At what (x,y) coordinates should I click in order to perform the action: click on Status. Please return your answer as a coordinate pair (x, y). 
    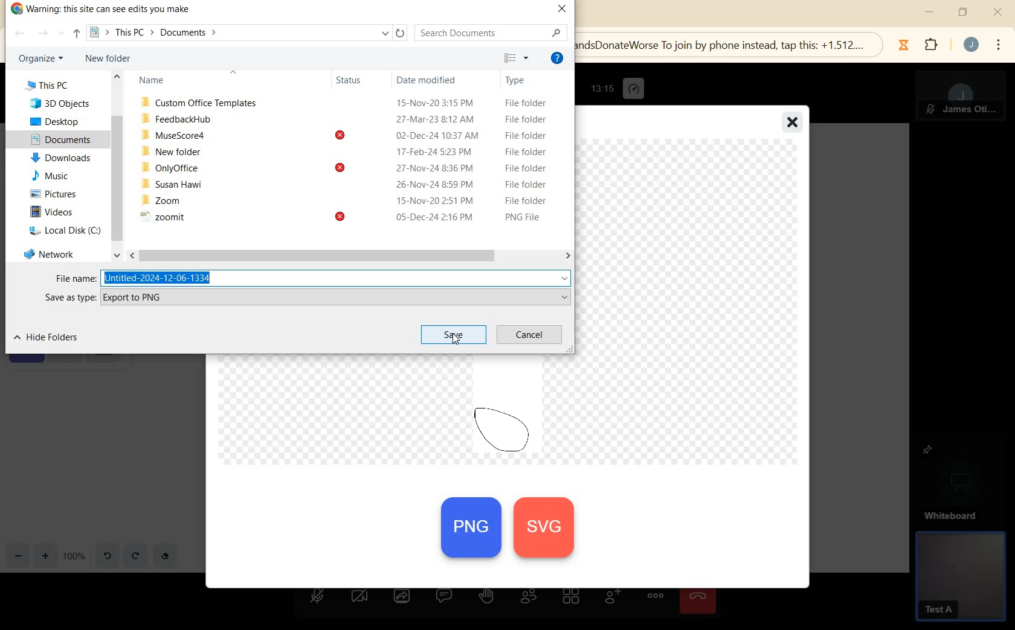
    Looking at the image, I should click on (349, 78).